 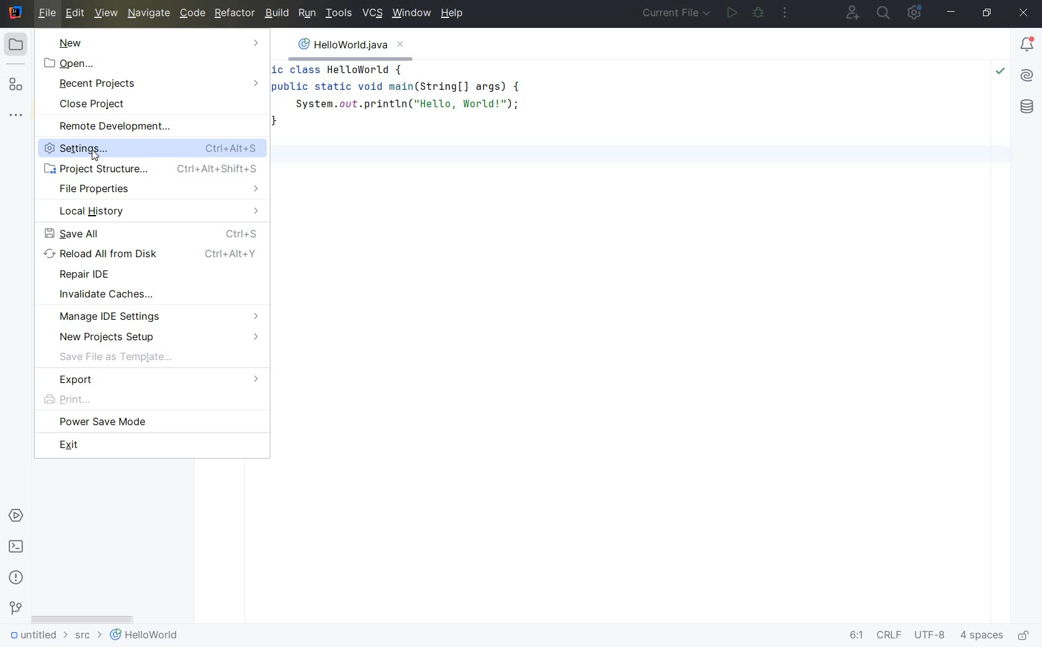 I want to click on help, so click(x=455, y=14).